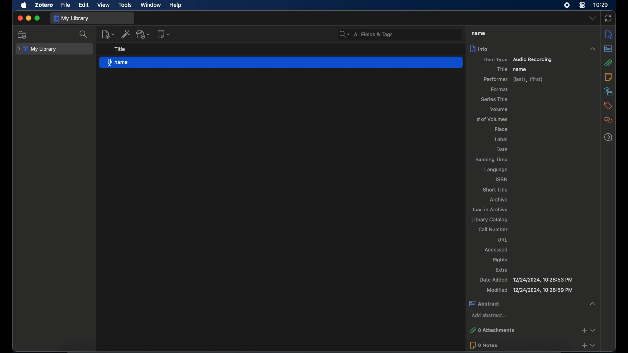  Describe the element at coordinates (143, 34) in the screenshot. I see `add attachments` at that location.